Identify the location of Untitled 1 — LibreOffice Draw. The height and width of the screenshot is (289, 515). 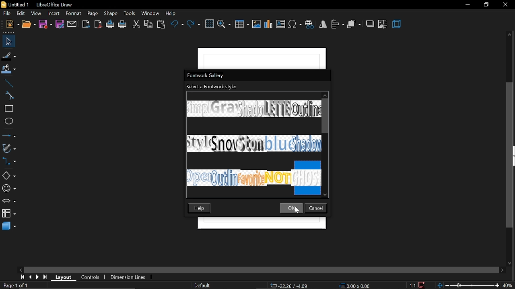
(41, 4).